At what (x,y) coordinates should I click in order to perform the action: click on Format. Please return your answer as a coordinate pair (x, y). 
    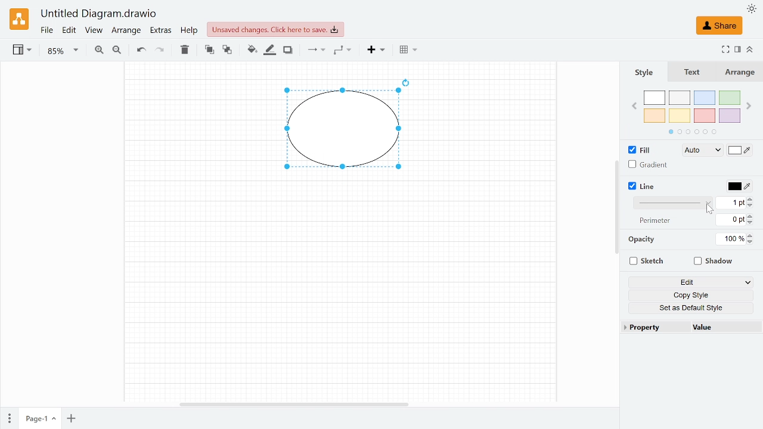
    Looking at the image, I should click on (736, 49).